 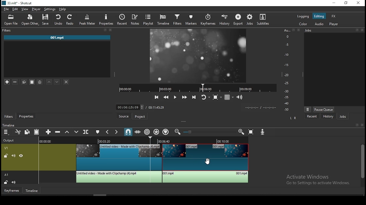 What do you see at coordinates (263, 132) in the screenshot?
I see `record audio` at bounding box center [263, 132].